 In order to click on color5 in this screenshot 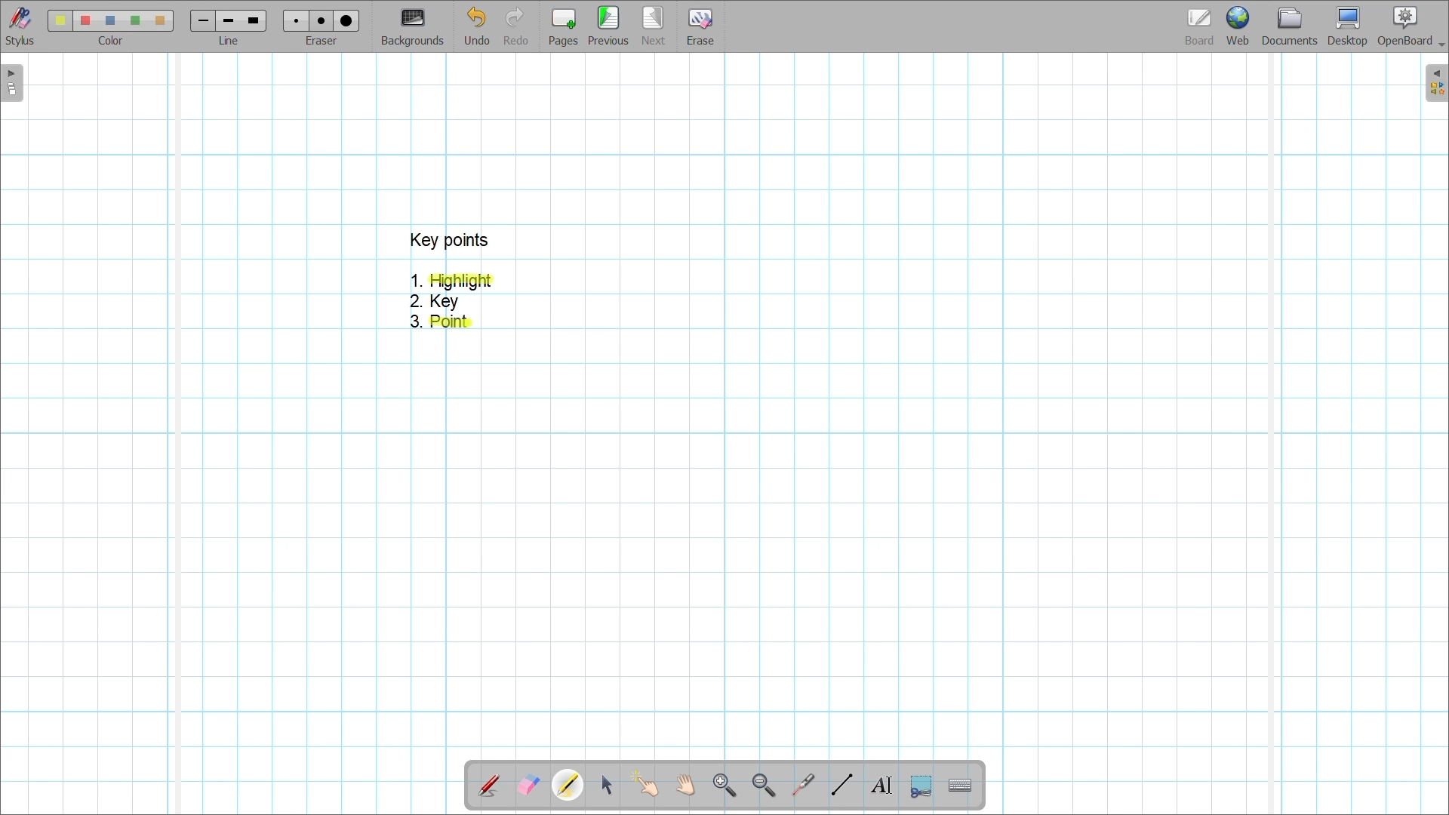, I will do `click(158, 21)`.